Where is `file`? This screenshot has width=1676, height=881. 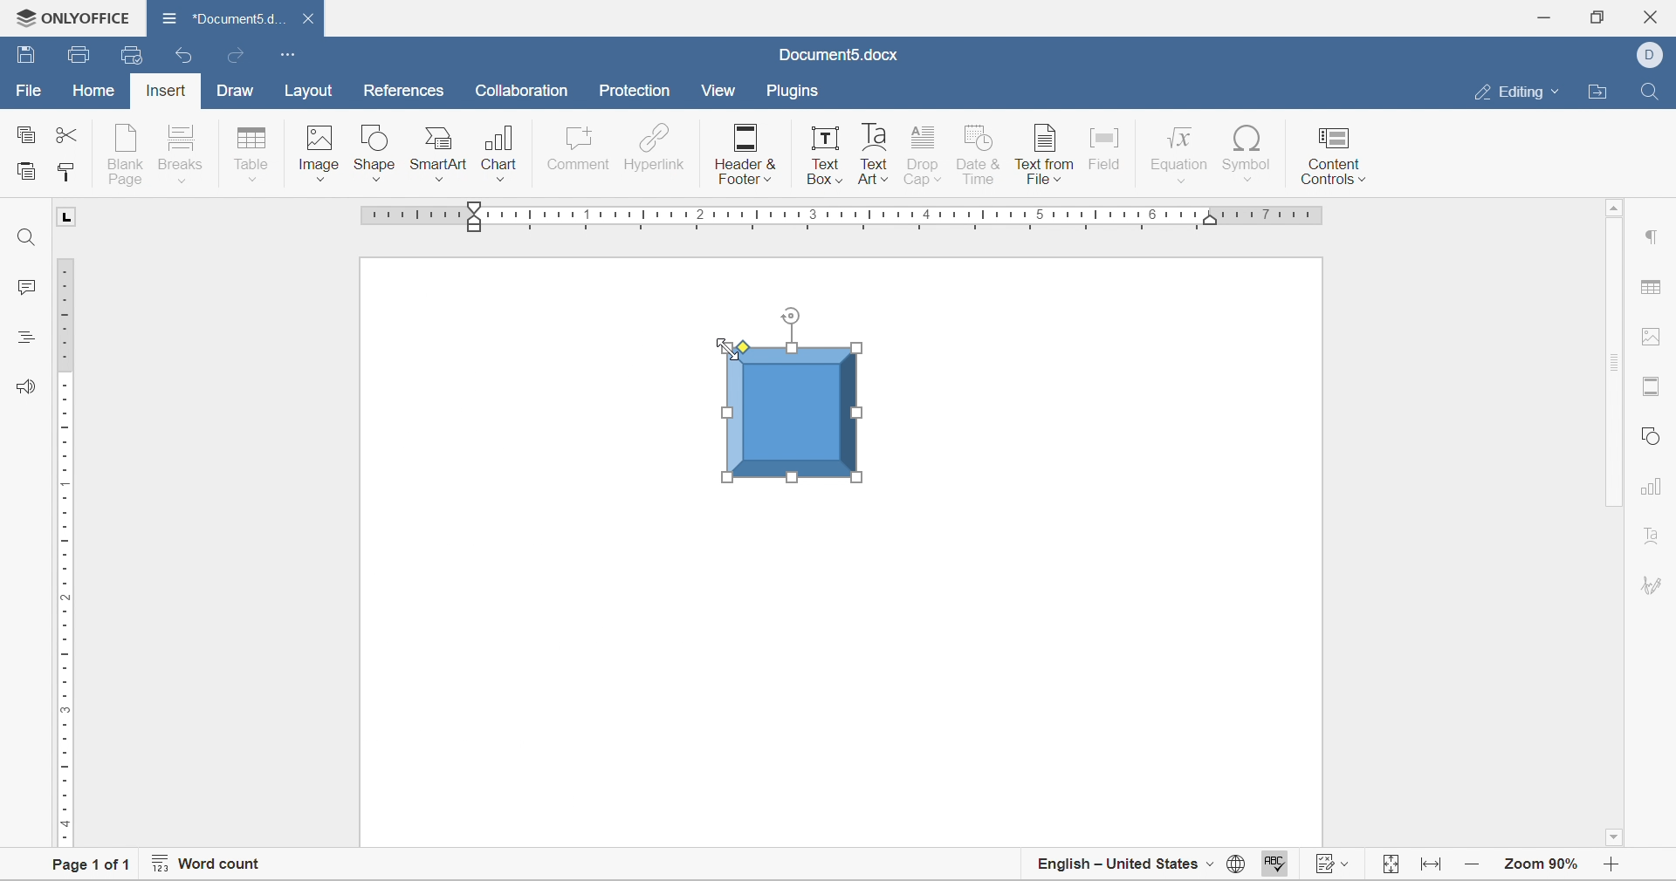
file is located at coordinates (29, 89).